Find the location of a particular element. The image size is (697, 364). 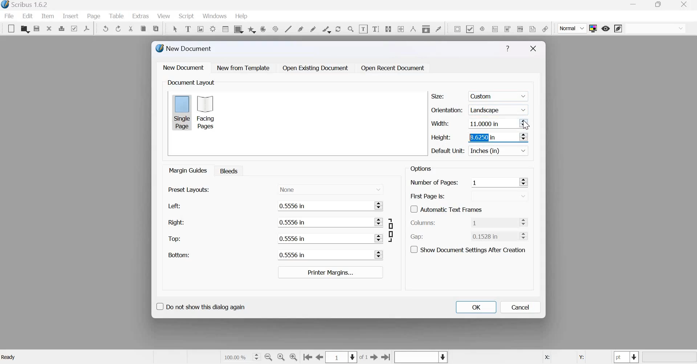

insert is located at coordinates (70, 16).